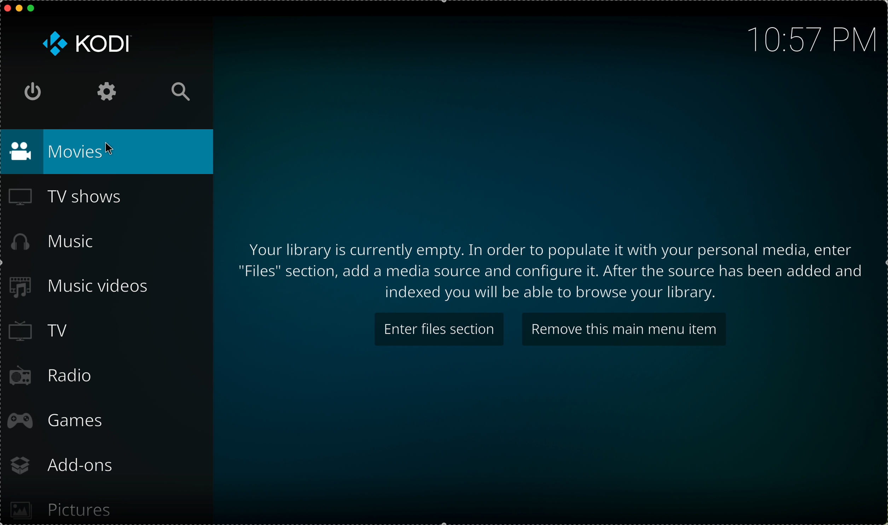 The width and height of the screenshot is (888, 525). What do you see at coordinates (58, 421) in the screenshot?
I see `games` at bounding box center [58, 421].